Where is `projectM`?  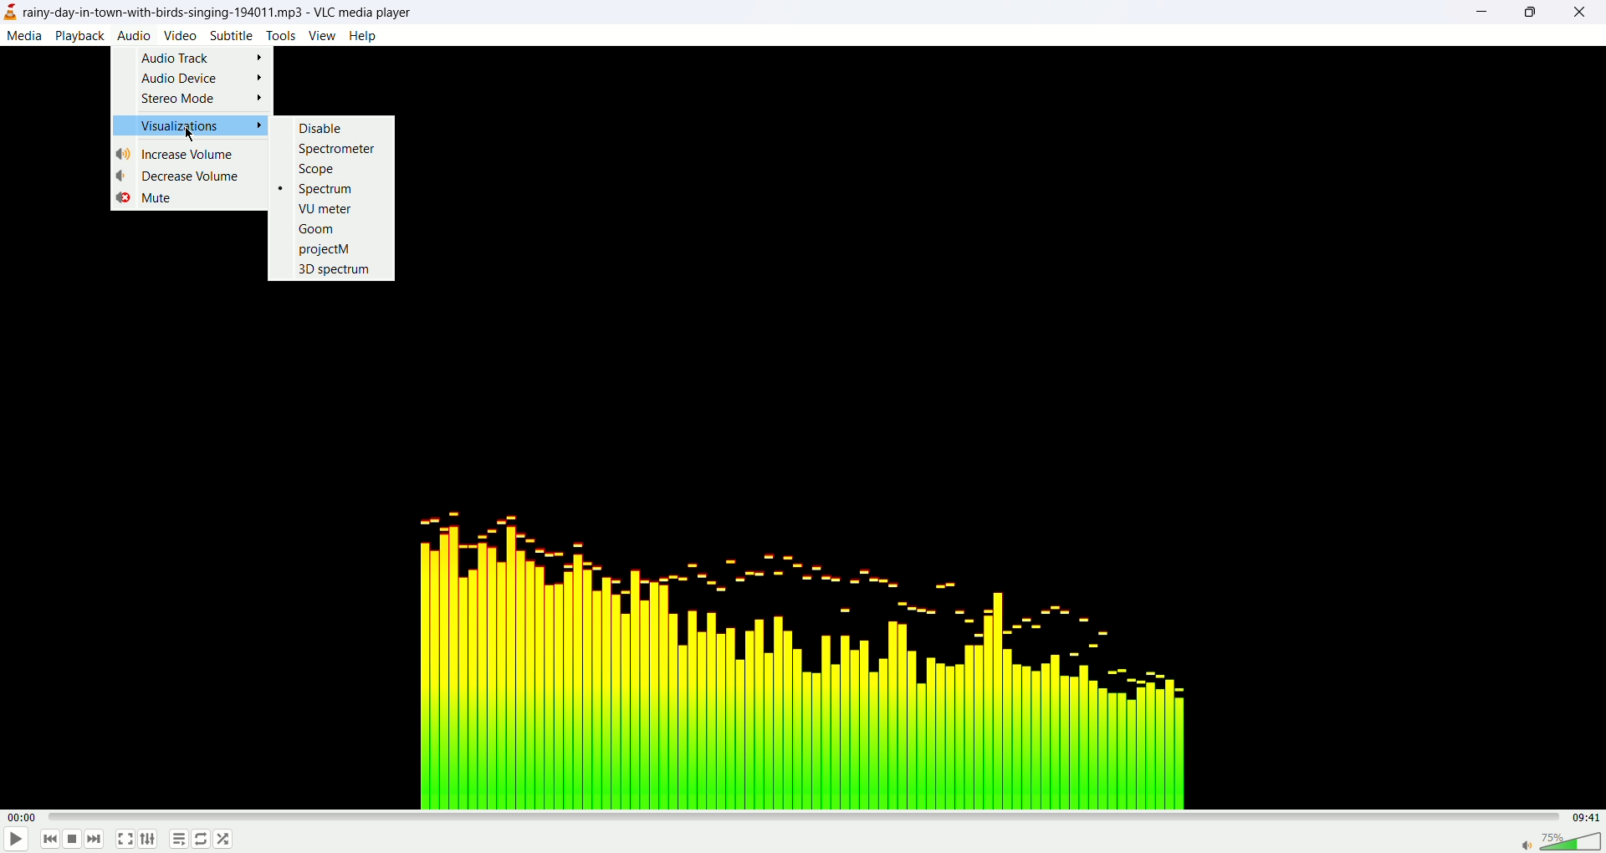 projectM is located at coordinates (326, 251).